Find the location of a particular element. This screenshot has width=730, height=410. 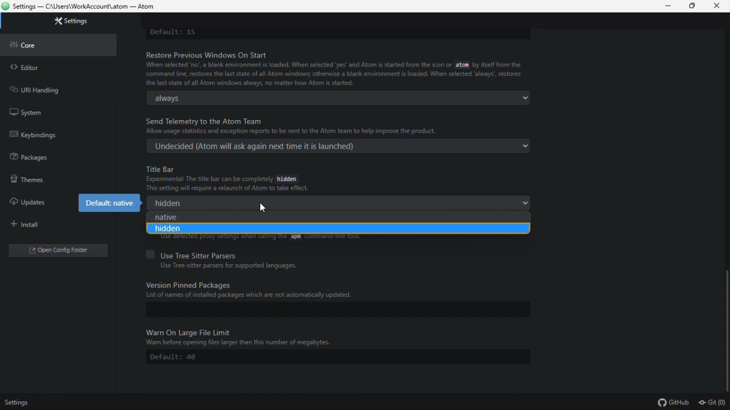

git is located at coordinates (713, 404).